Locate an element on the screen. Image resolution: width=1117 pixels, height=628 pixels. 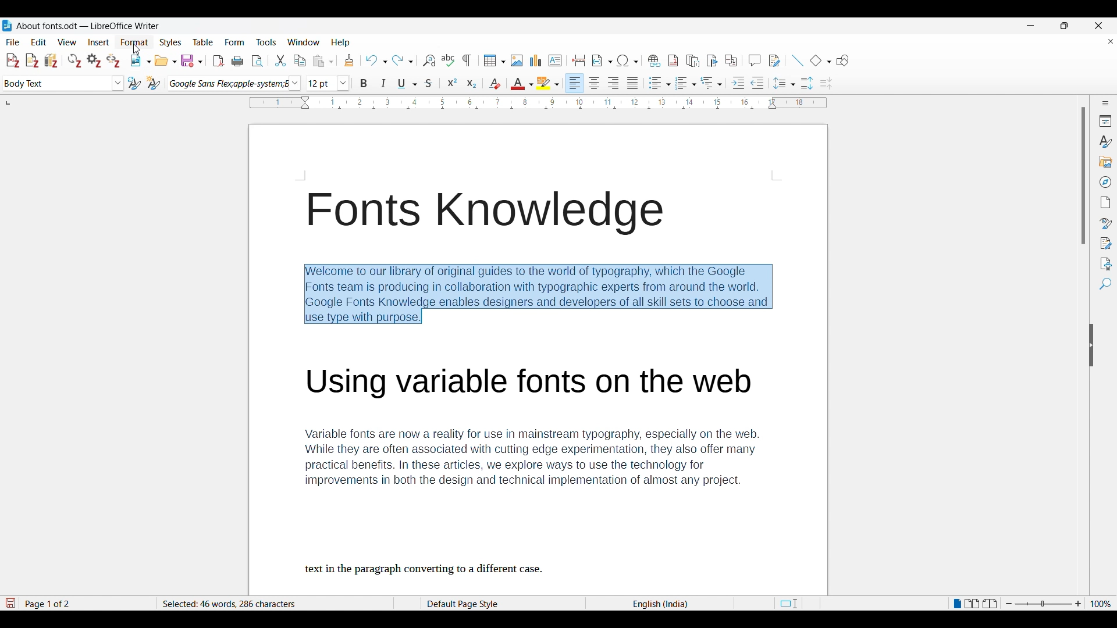
File menu is located at coordinates (13, 42).